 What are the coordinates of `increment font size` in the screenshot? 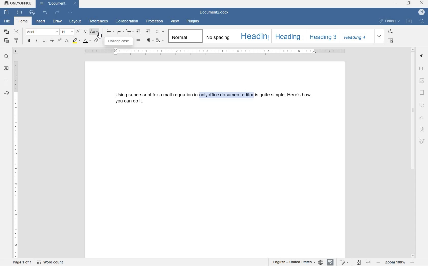 It's located at (78, 32).